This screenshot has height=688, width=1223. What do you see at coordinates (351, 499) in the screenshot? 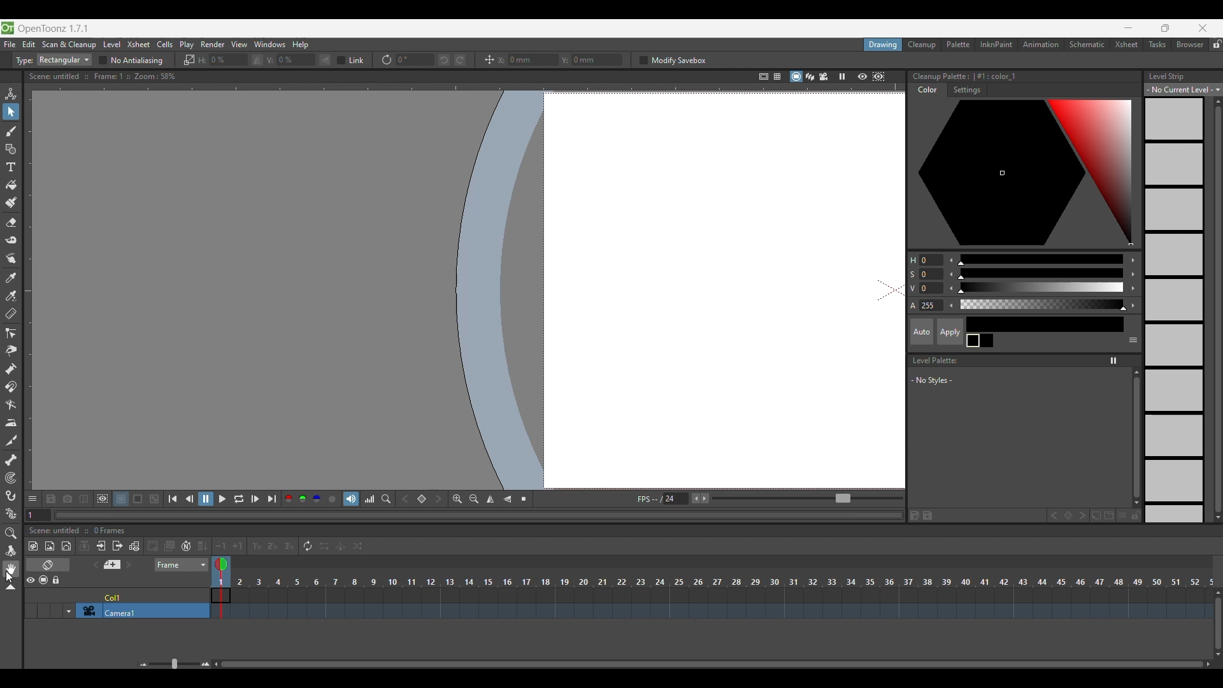
I see `Soundtrack` at bounding box center [351, 499].